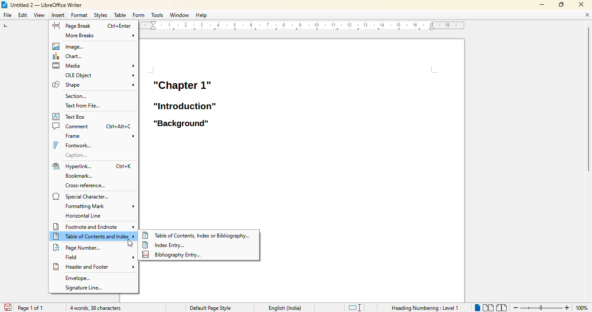 The image size is (592, 312). I want to click on footnote and endnote, so click(94, 226).